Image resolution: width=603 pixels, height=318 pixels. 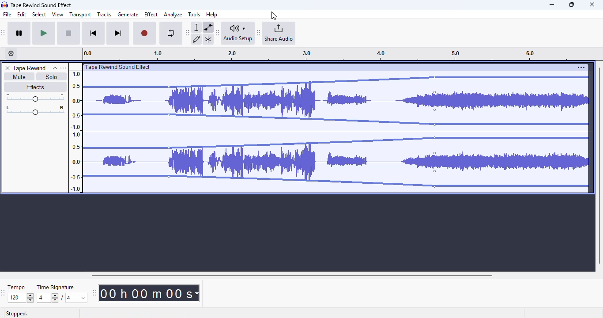 What do you see at coordinates (435, 186) in the screenshot?
I see `Control point` at bounding box center [435, 186].